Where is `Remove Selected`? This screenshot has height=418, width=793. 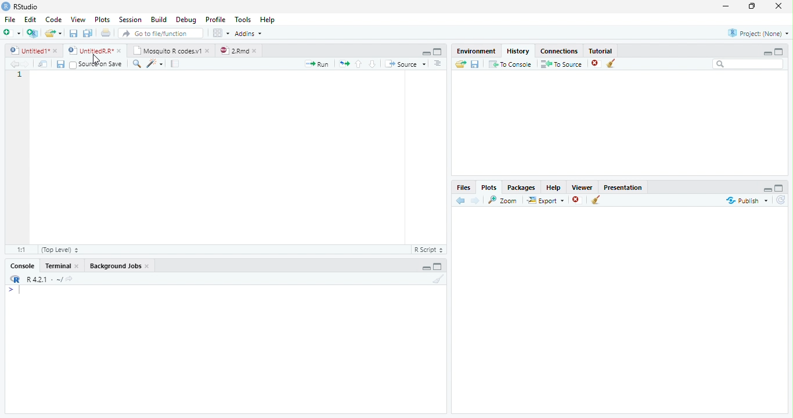 Remove Selected is located at coordinates (578, 201).